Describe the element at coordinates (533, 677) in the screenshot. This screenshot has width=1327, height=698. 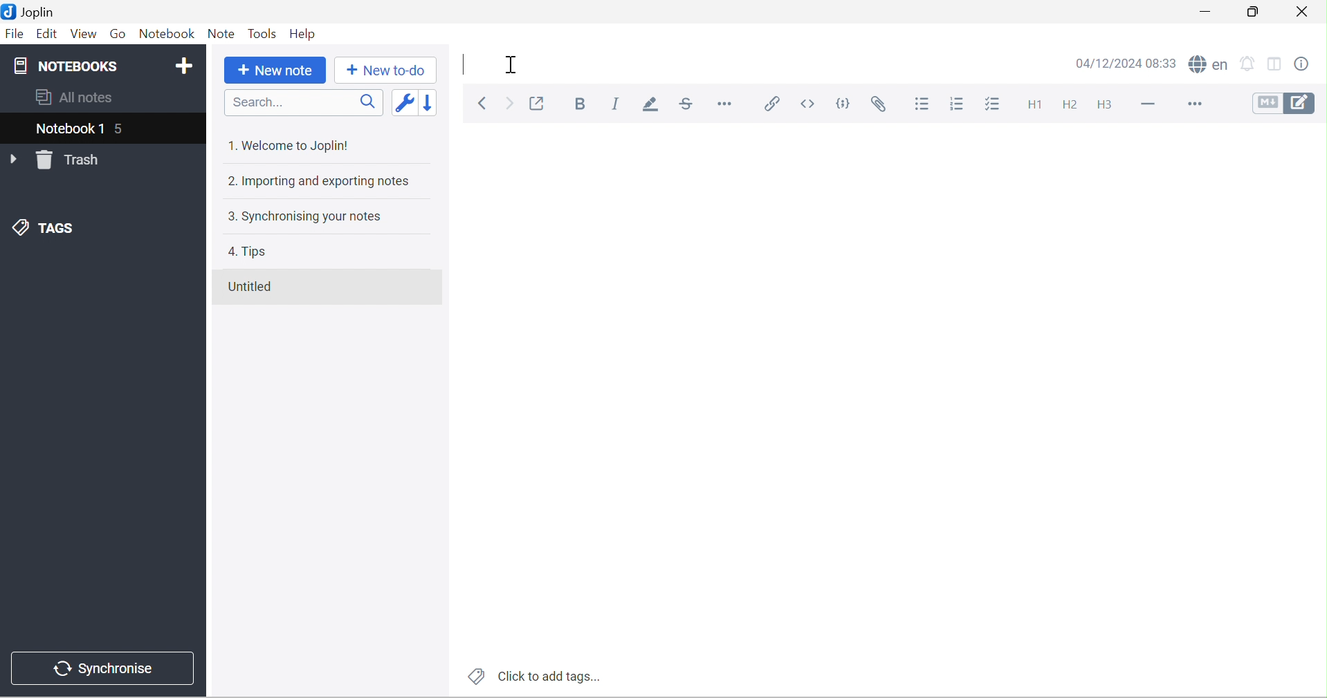
I see `Click to add tags` at that location.